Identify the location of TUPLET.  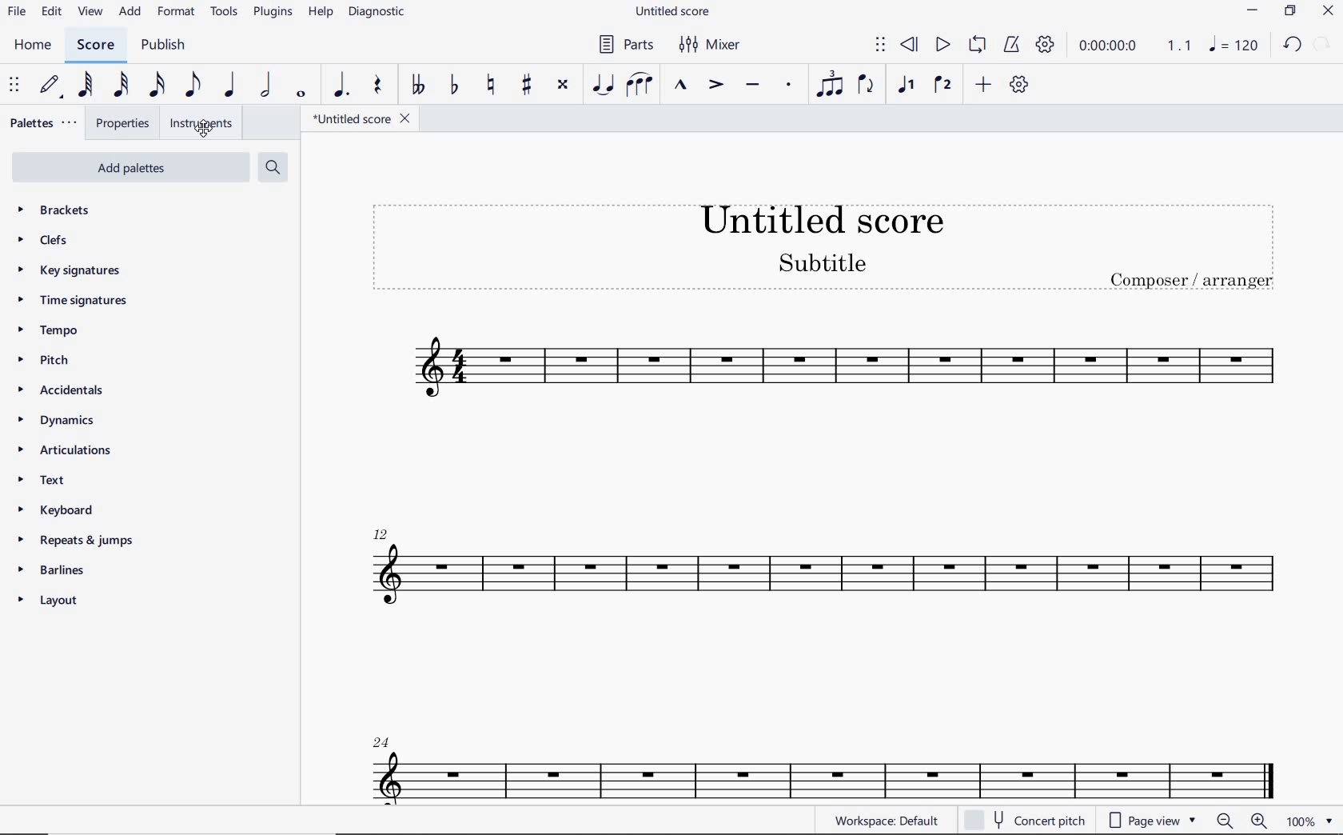
(825, 86).